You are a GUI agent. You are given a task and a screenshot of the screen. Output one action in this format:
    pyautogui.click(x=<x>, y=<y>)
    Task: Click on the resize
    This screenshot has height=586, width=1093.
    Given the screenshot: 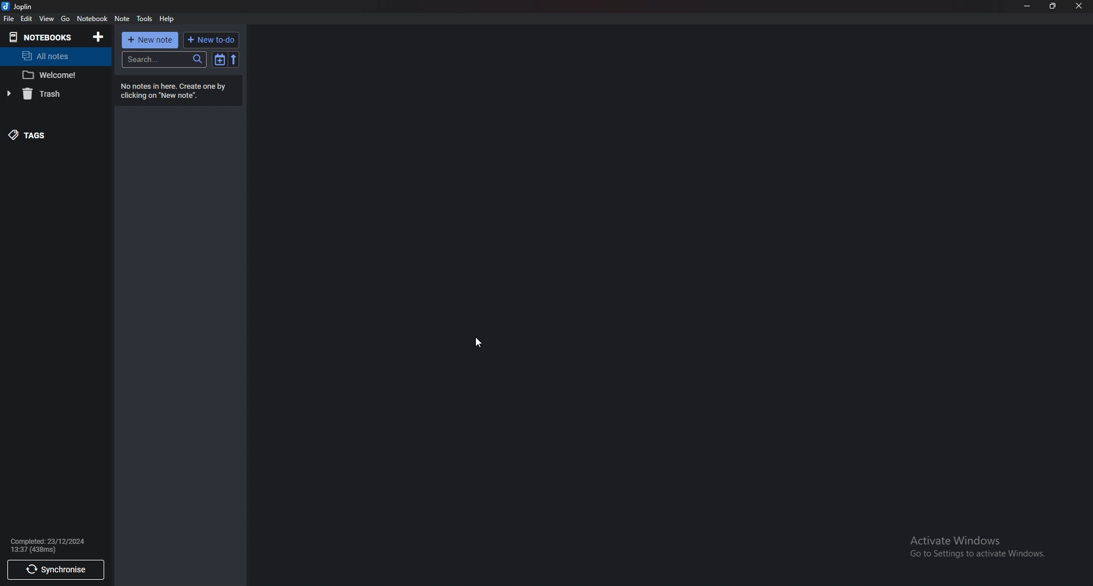 What is the action you would take?
    pyautogui.click(x=1054, y=7)
    